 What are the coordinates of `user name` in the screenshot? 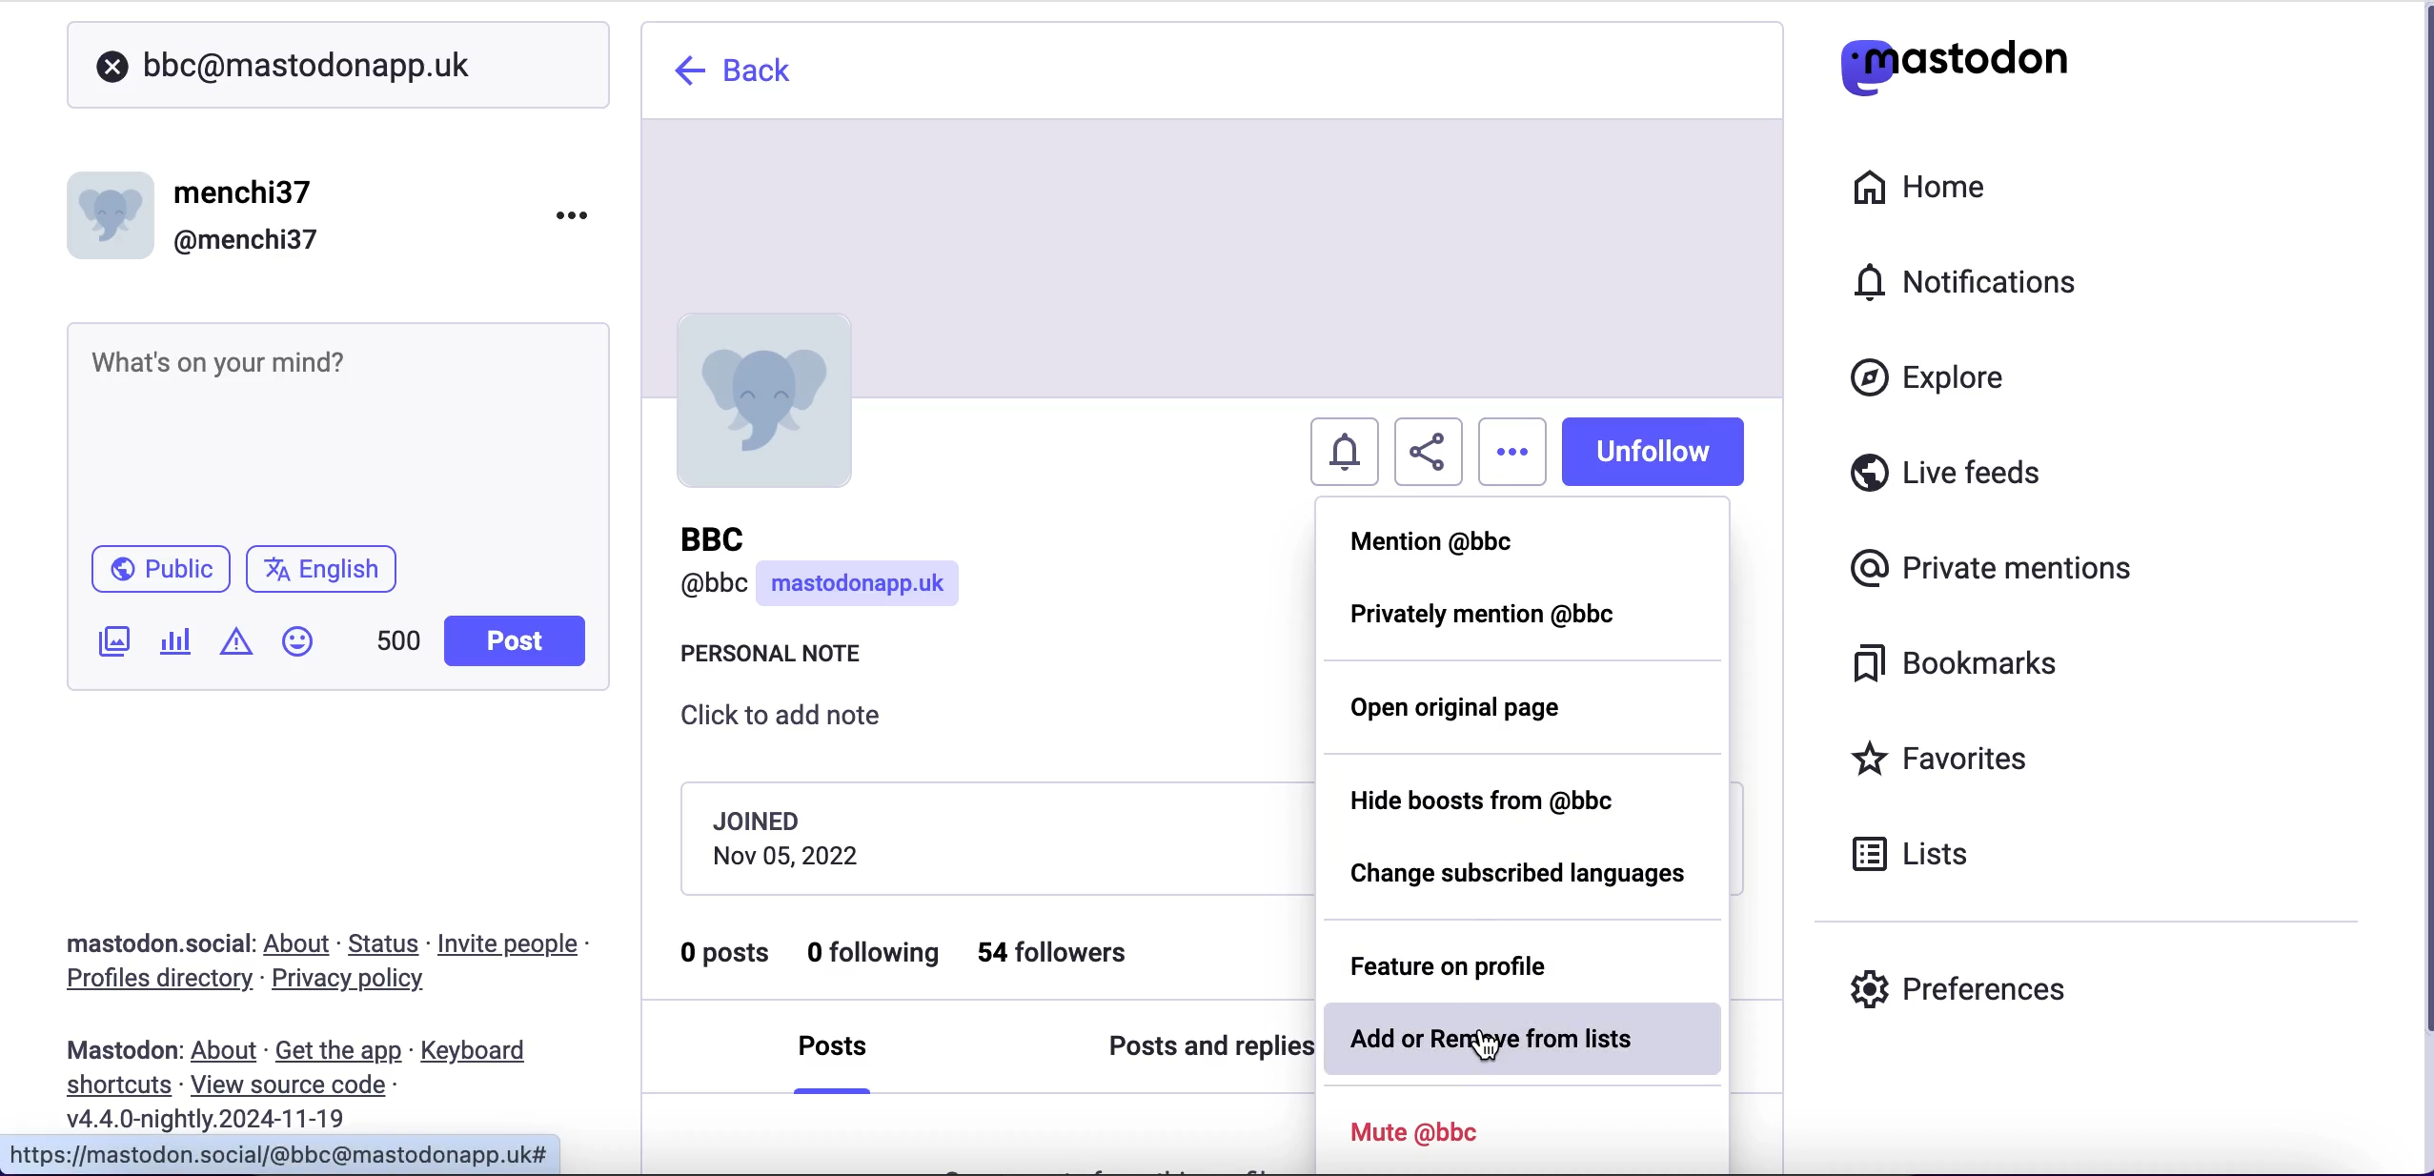 It's located at (834, 571).